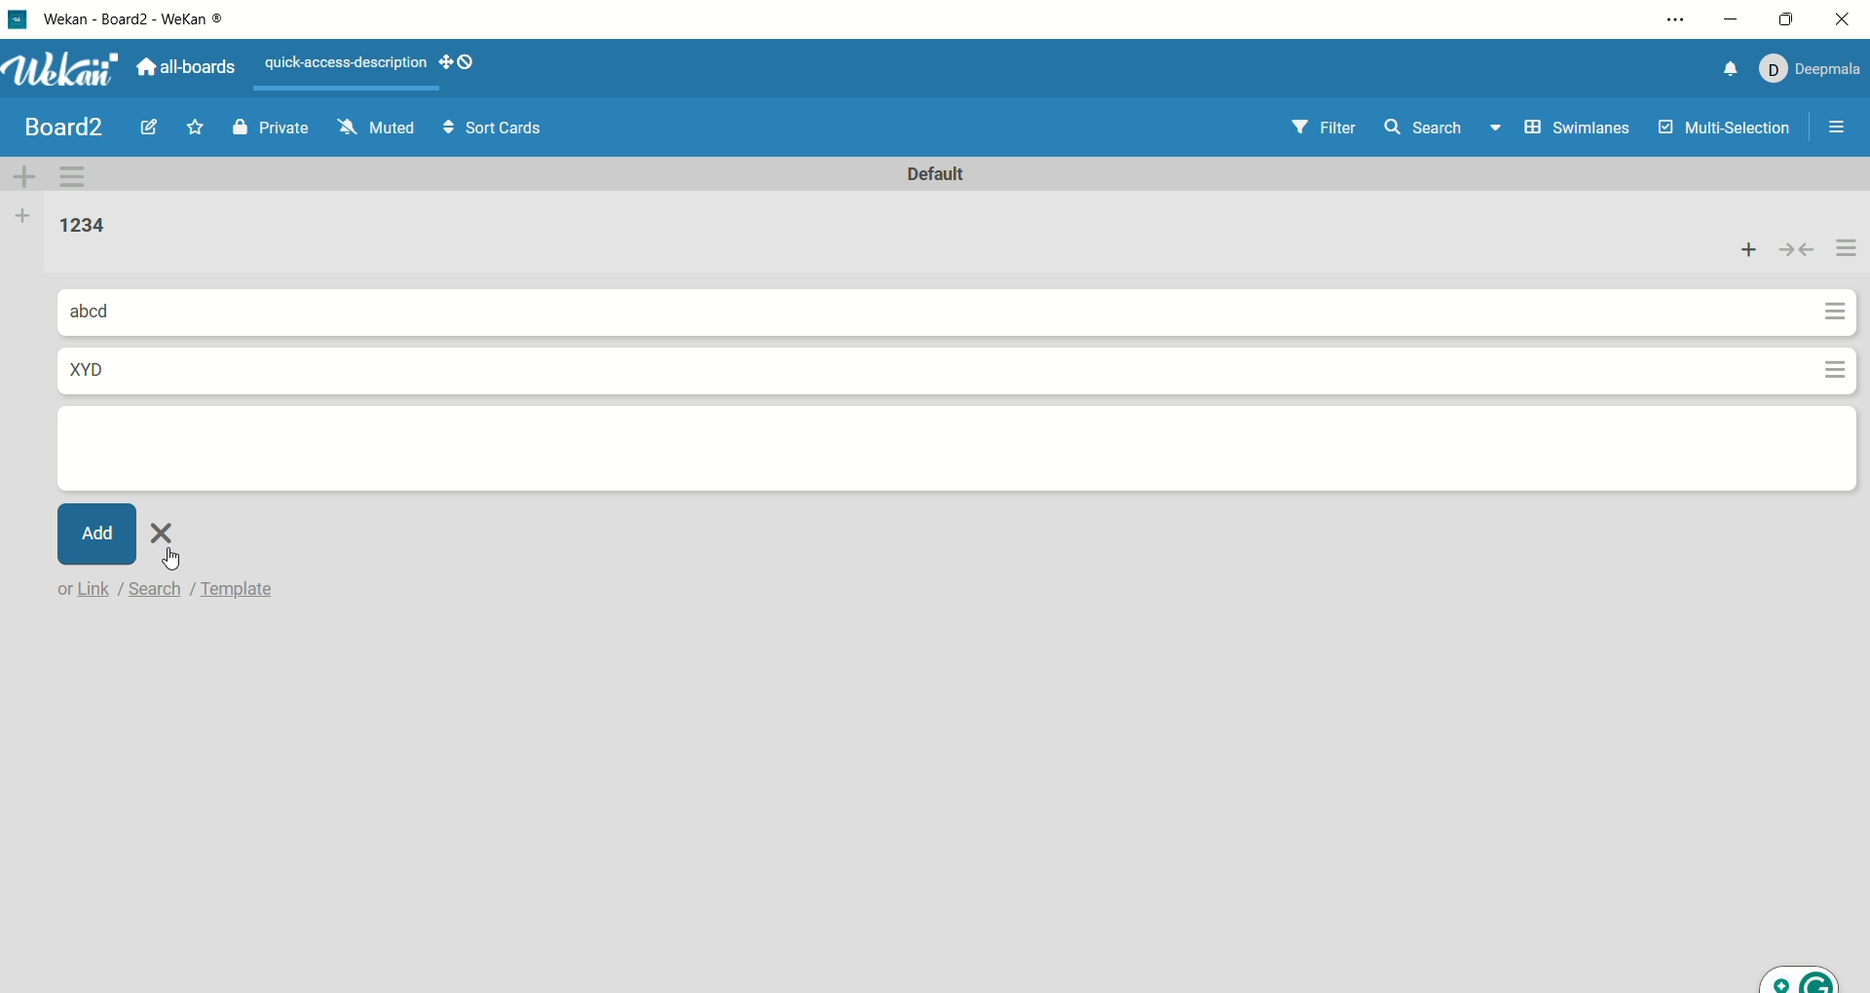 Image resolution: width=1870 pixels, height=993 pixels. What do you see at coordinates (1577, 123) in the screenshot?
I see `swimlanes` at bounding box center [1577, 123].